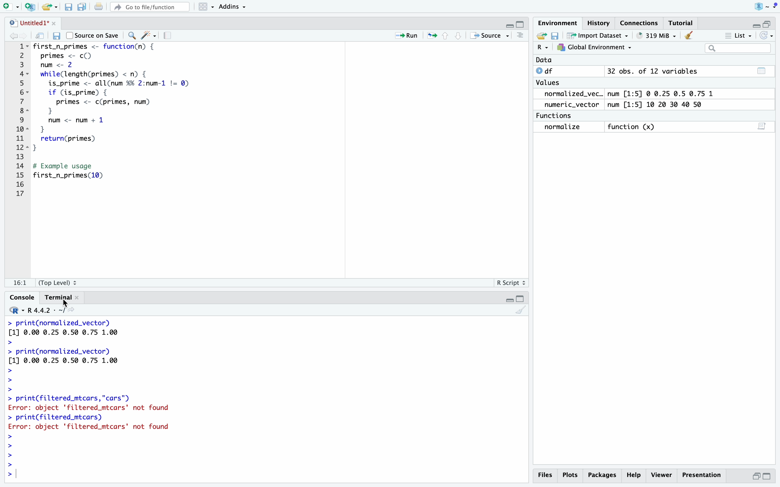 The height and width of the screenshot is (487, 780). I want to click on Data, so click(607, 60).